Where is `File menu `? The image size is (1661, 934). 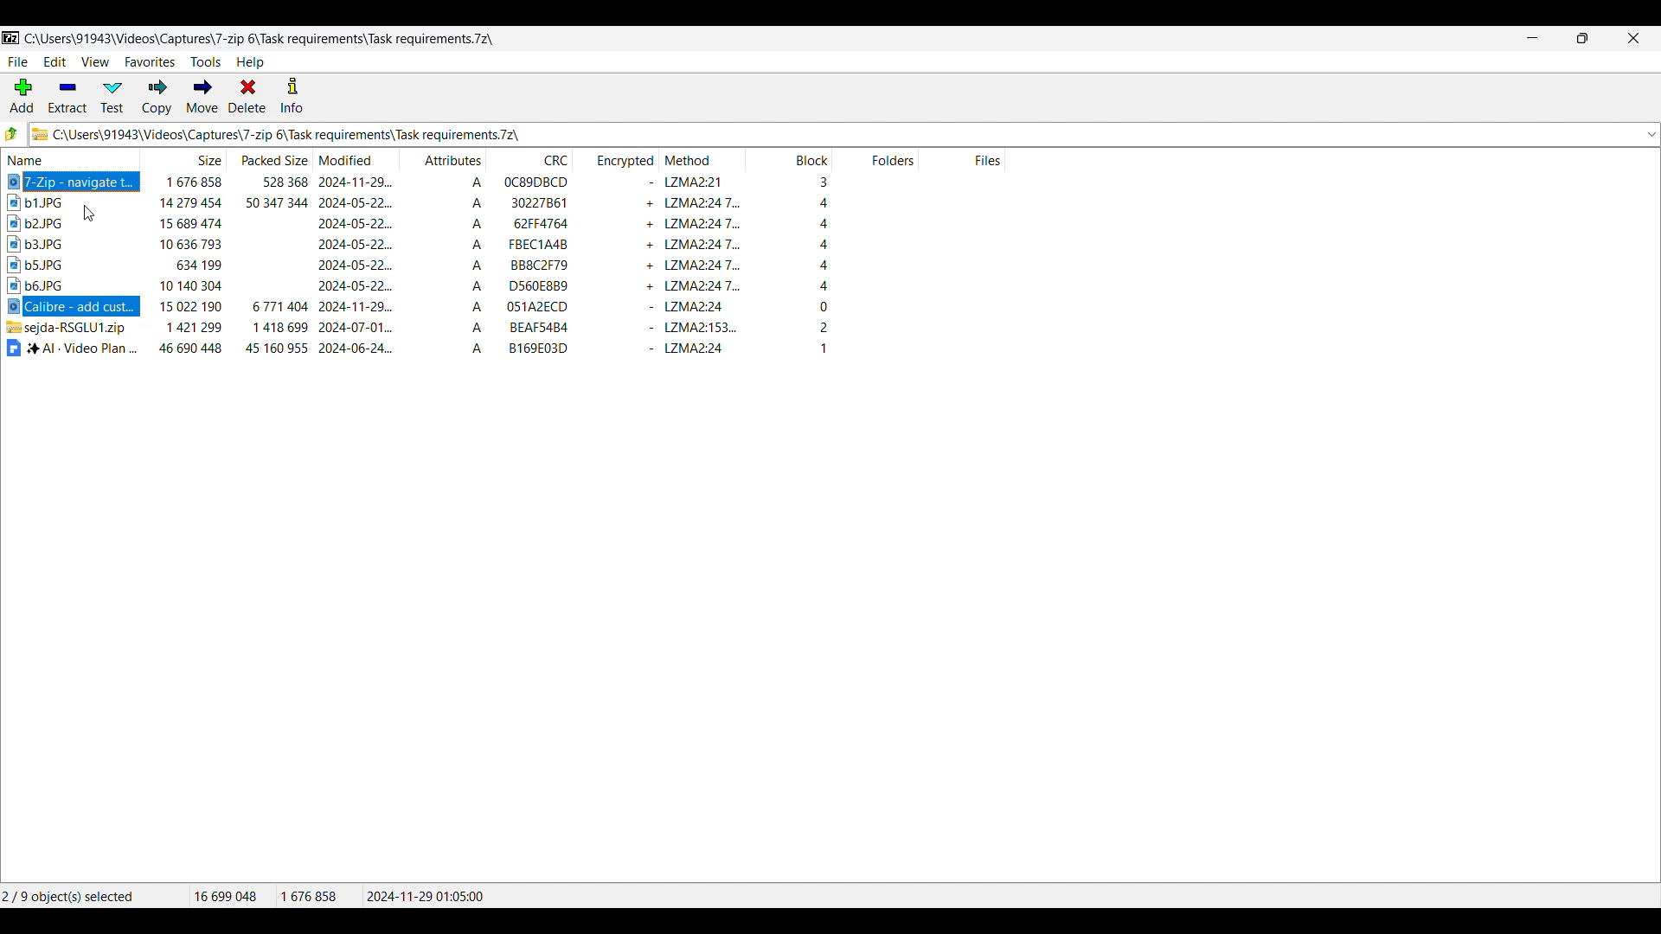
File menu  is located at coordinates (17, 61).